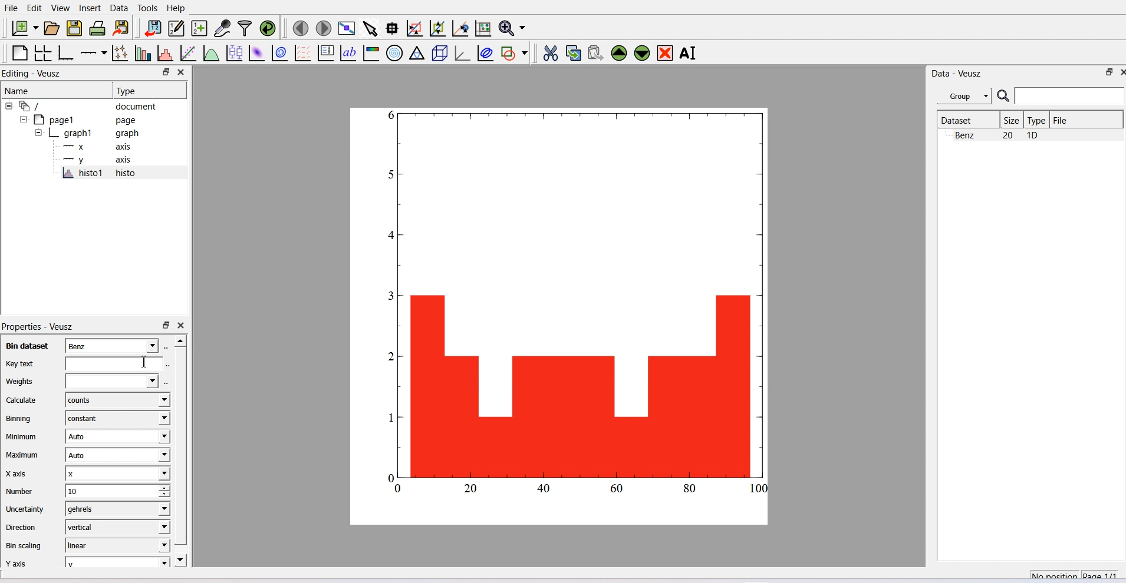 The width and height of the screenshot is (1126, 583). Describe the element at coordinates (268, 28) in the screenshot. I see `Reload linked dataset` at that location.